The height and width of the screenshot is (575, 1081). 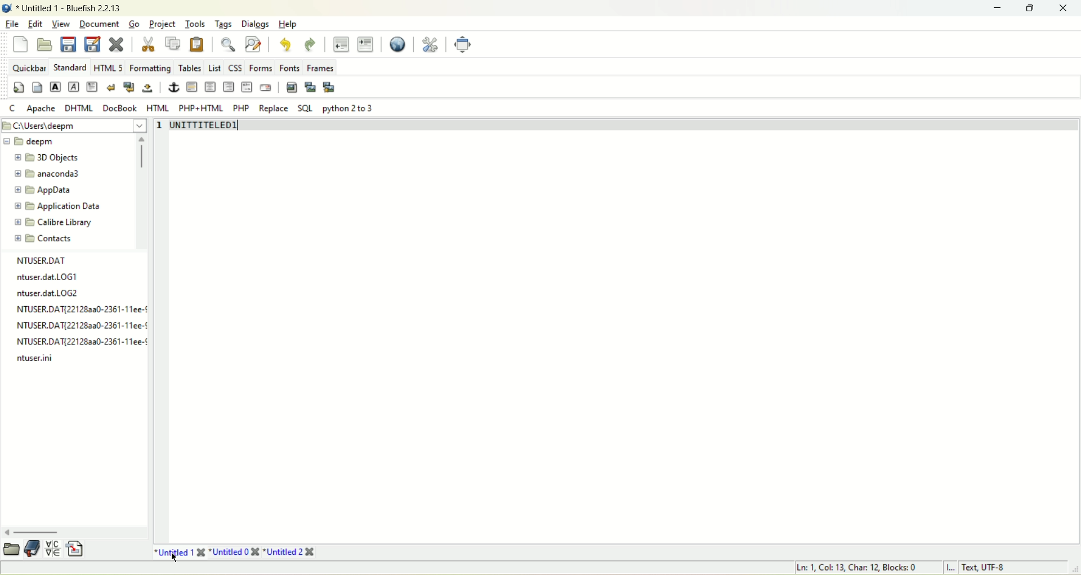 What do you see at coordinates (311, 44) in the screenshot?
I see `redo` at bounding box center [311, 44].